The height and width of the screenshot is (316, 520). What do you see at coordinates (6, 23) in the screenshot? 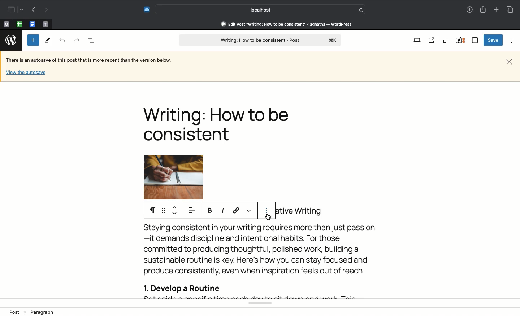
I see `pinned tab` at bounding box center [6, 23].